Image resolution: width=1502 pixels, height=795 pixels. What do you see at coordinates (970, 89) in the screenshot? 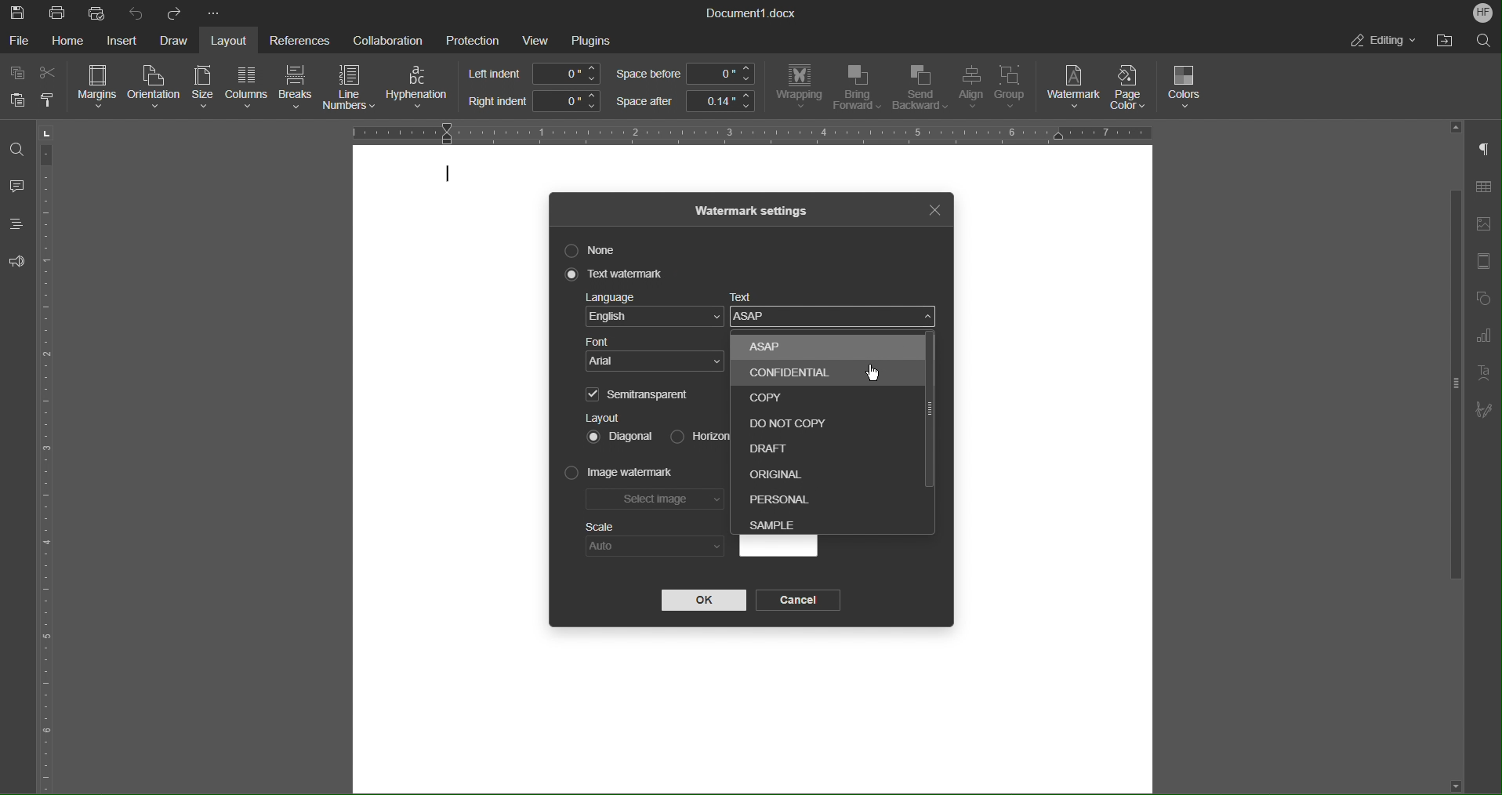
I see `Align` at bounding box center [970, 89].